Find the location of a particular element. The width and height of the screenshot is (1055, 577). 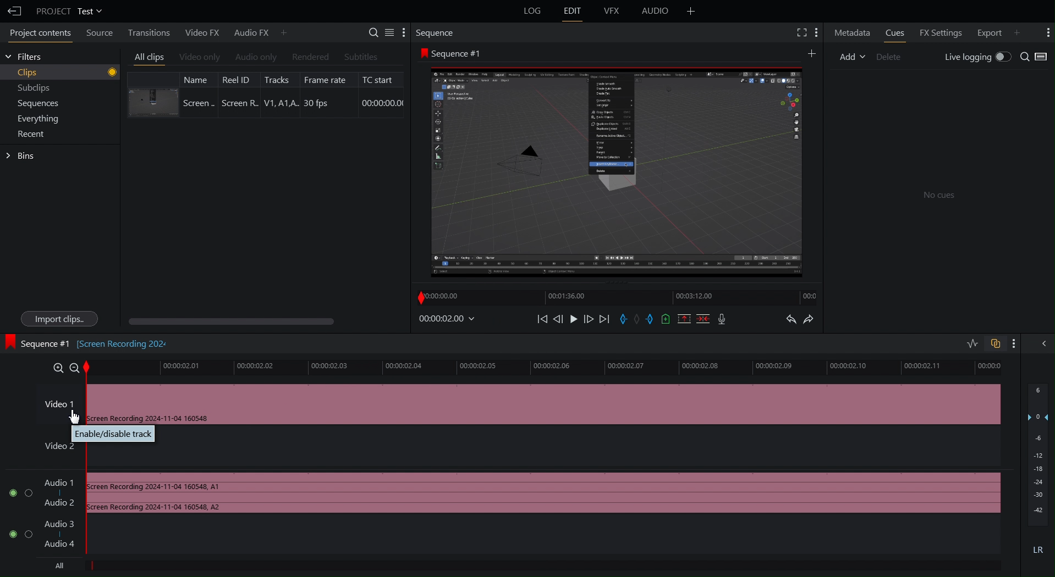

Toggle Auto Sync is located at coordinates (995, 342).